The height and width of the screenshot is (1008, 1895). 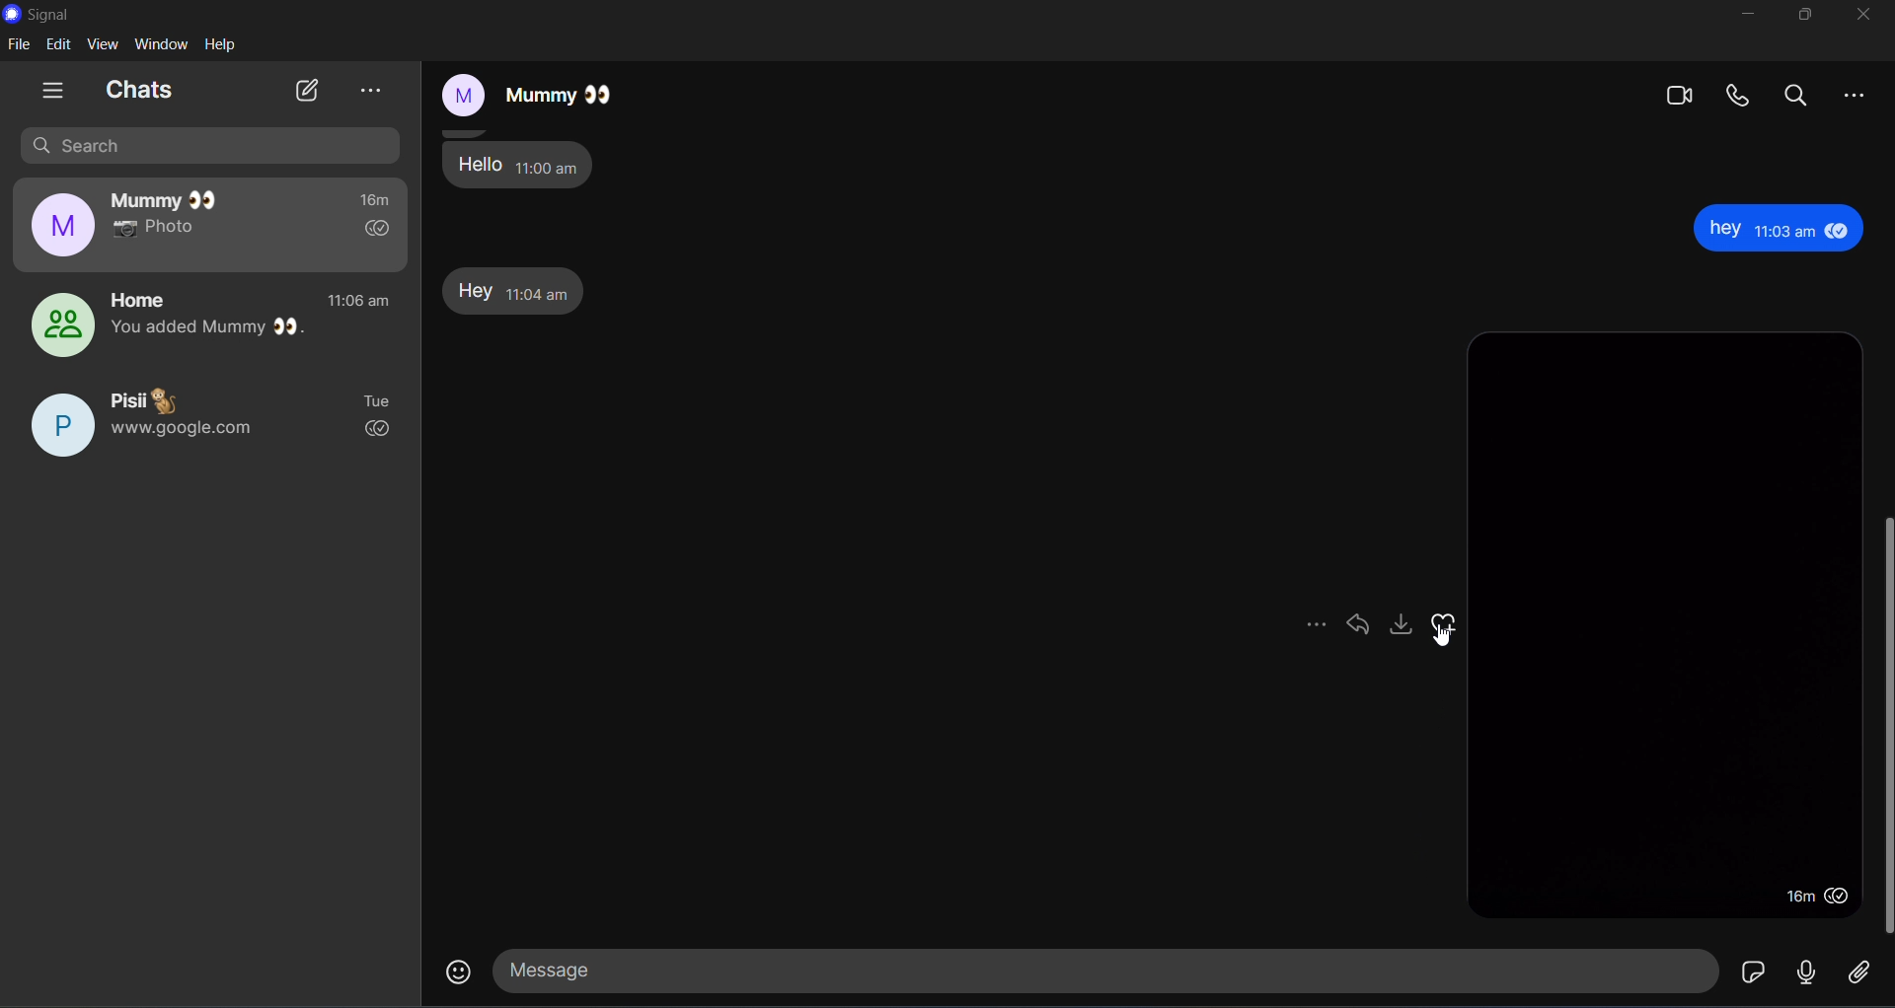 I want to click on home group chat, so click(x=206, y=325).